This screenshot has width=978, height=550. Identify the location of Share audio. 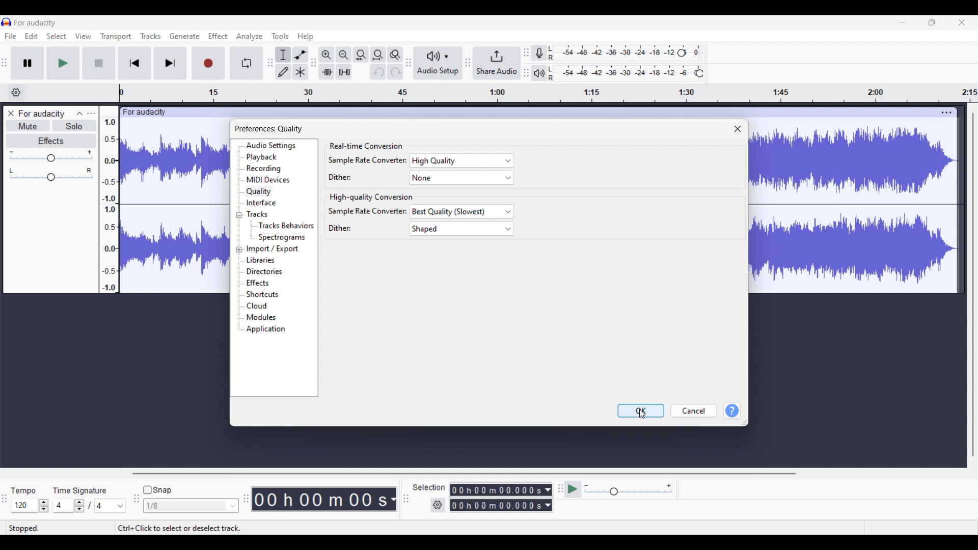
(496, 63).